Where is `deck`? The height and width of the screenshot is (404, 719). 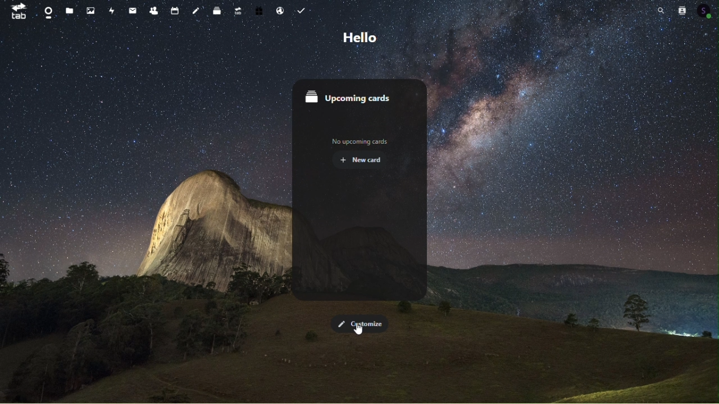
deck is located at coordinates (215, 11).